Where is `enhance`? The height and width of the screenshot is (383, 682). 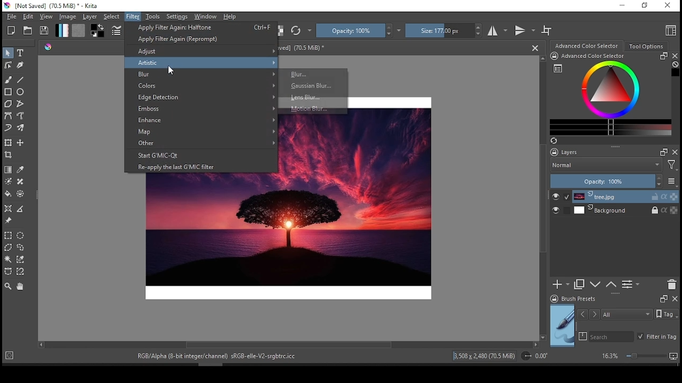
enhance is located at coordinates (201, 119).